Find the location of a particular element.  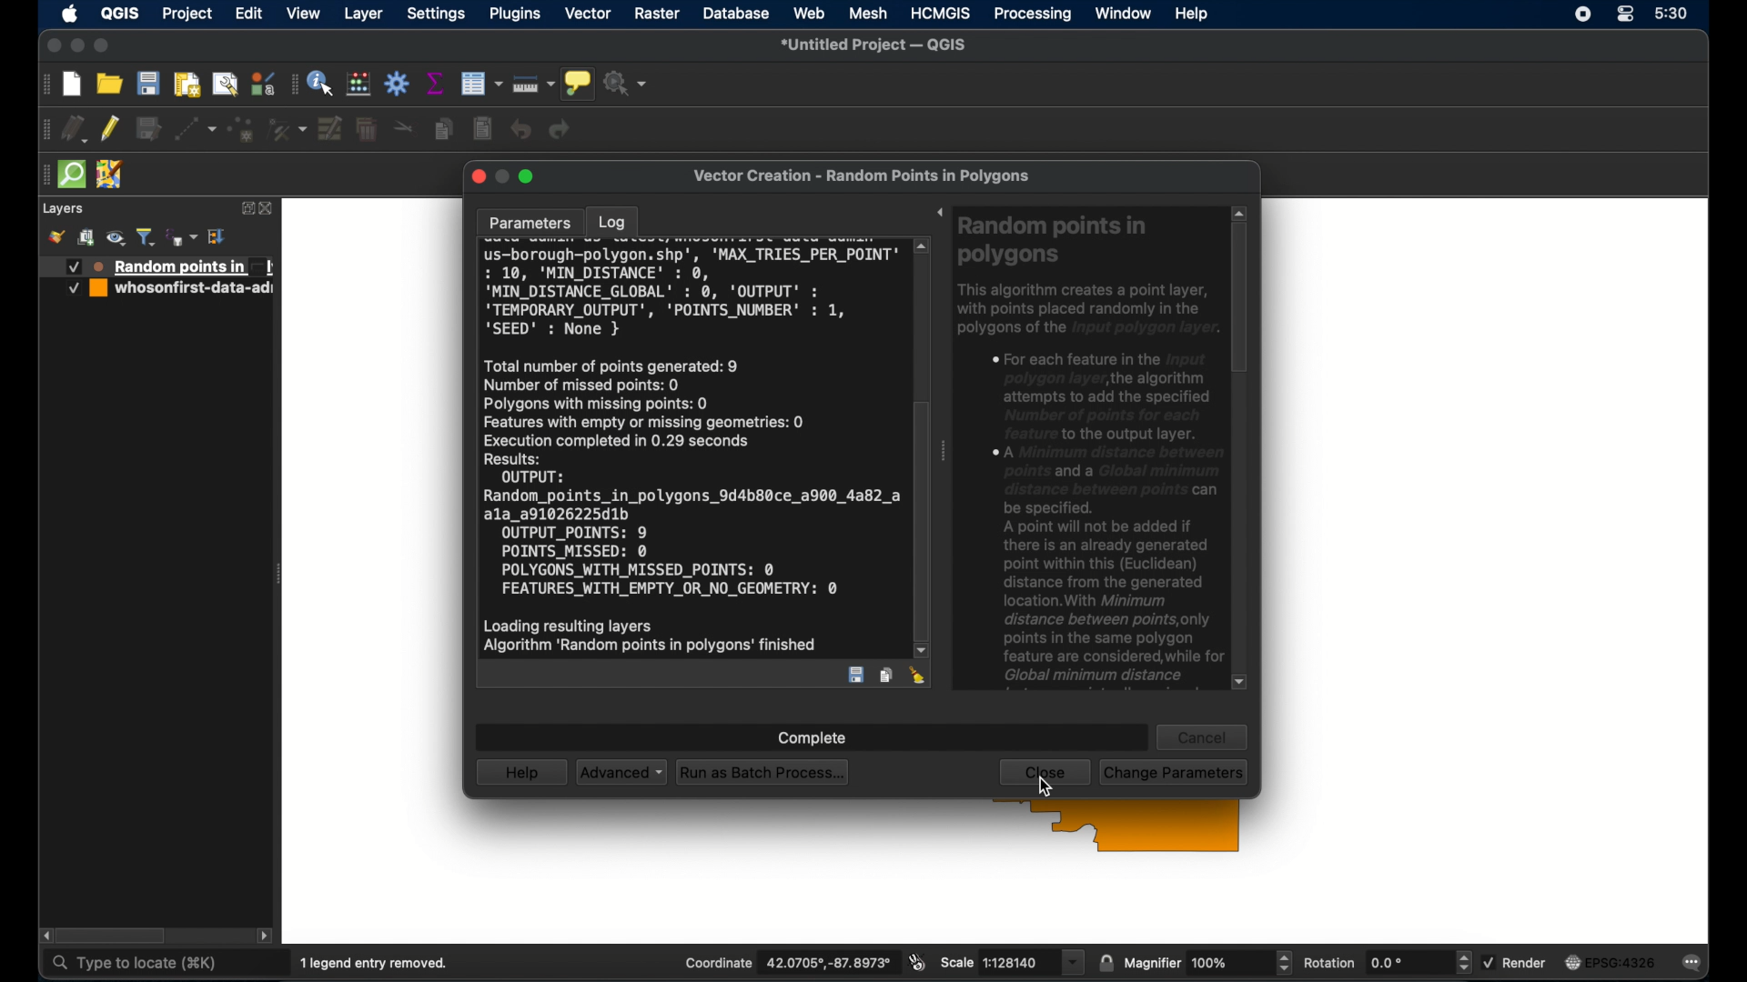

vector is located at coordinates (589, 13).